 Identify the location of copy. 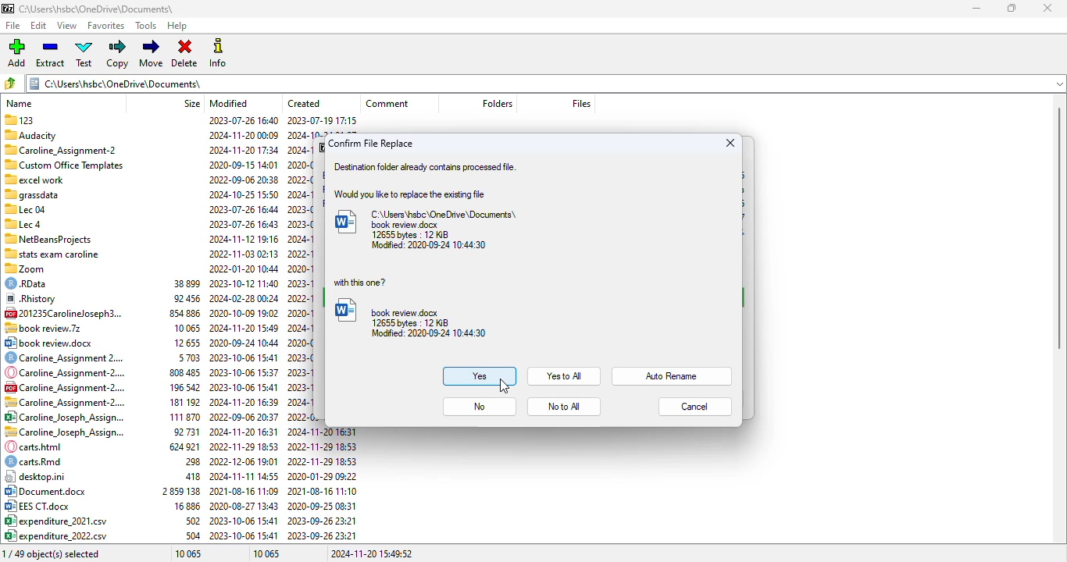
(116, 54).